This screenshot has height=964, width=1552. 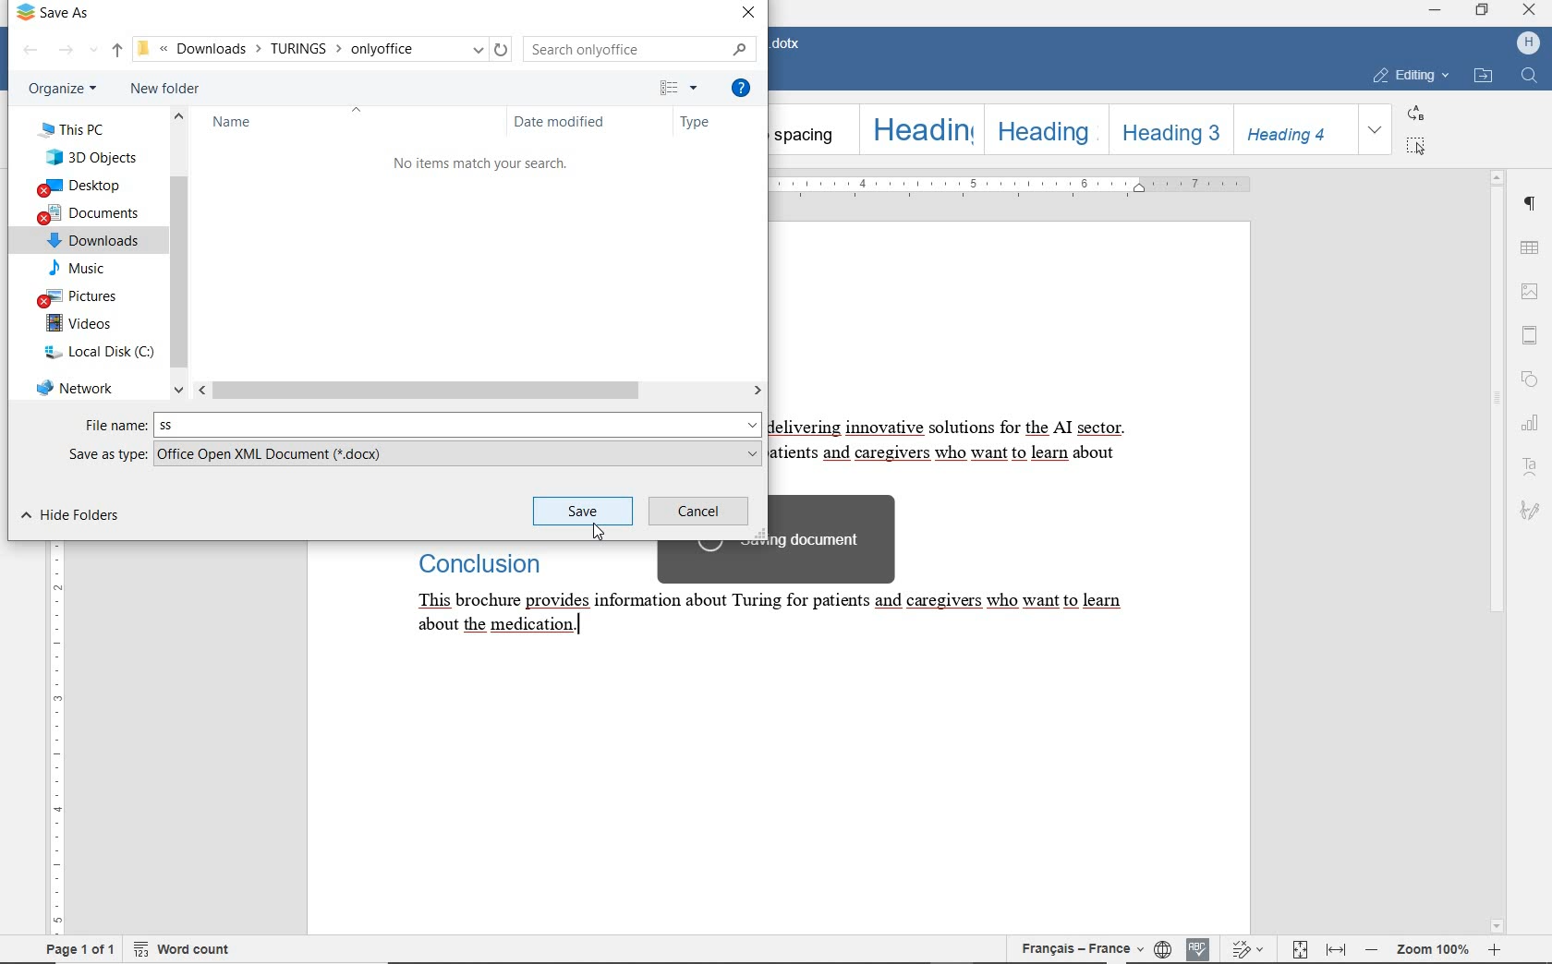 What do you see at coordinates (1529, 78) in the screenshot?
I see `FIND` at bounding box center [1529, 78].